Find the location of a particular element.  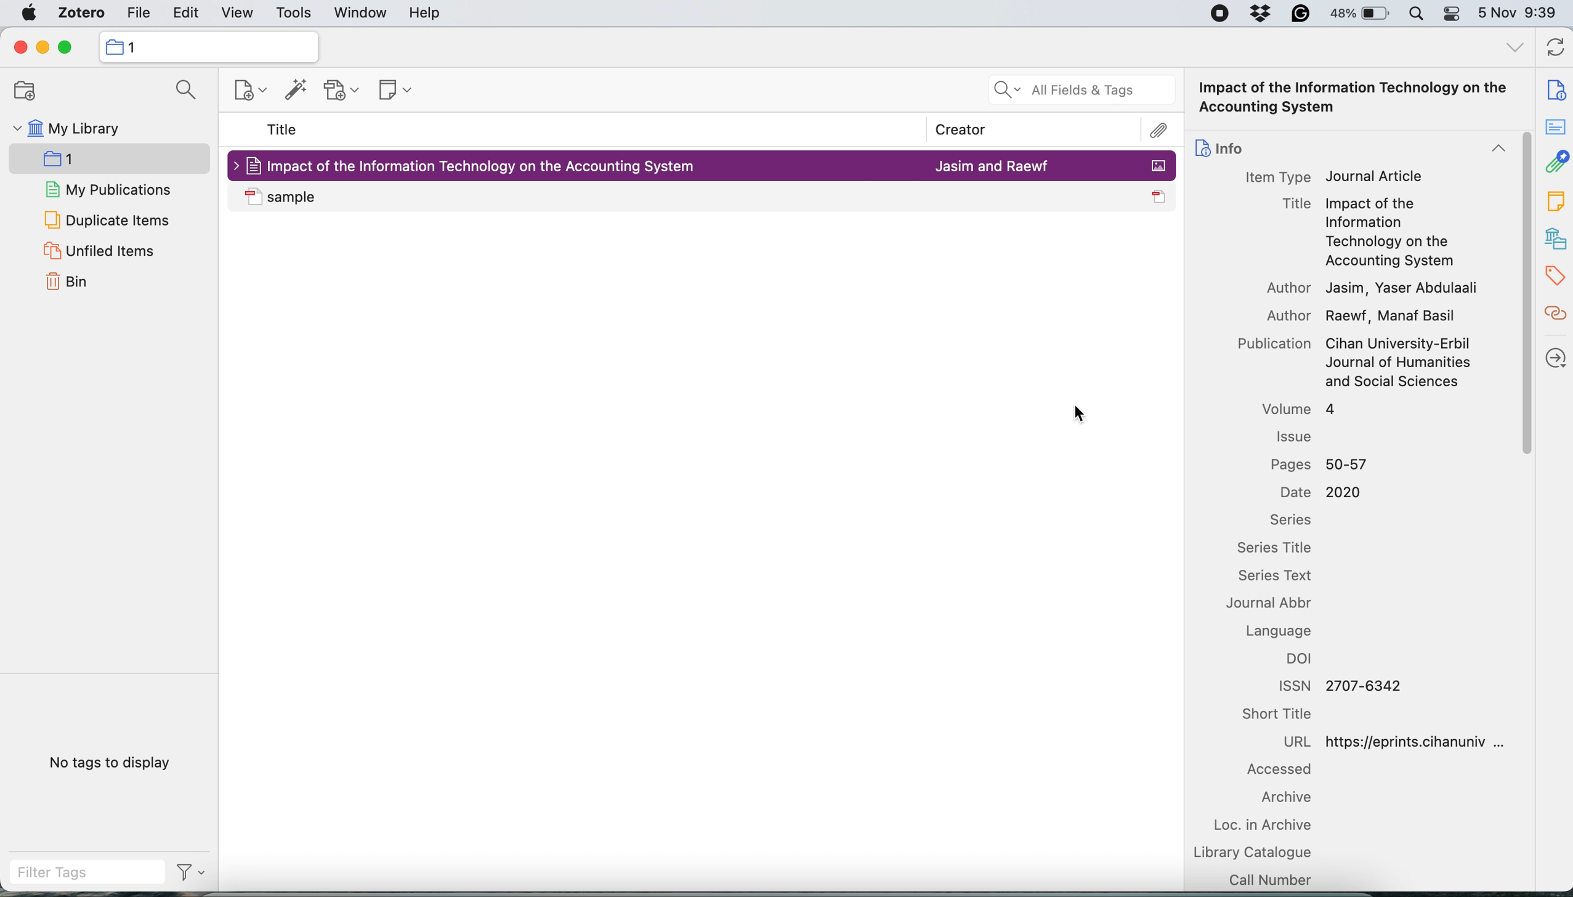

image icon is located at coordinates (1157, 166).